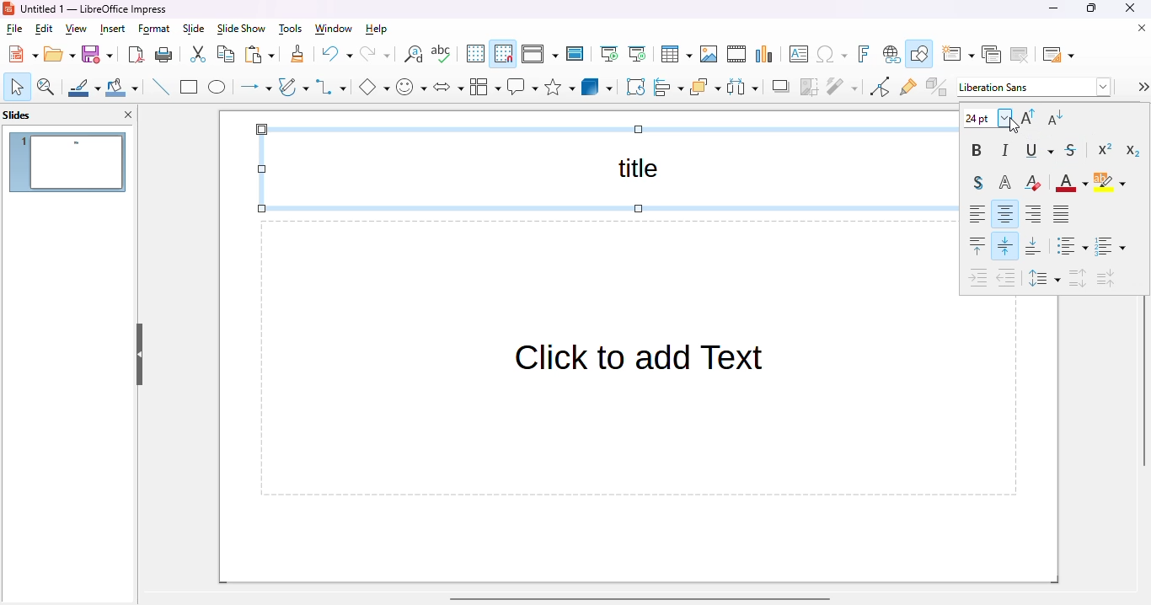 The height and width of the screenshot is (605, 1151). I want to click on insert image, so click(709, 54).